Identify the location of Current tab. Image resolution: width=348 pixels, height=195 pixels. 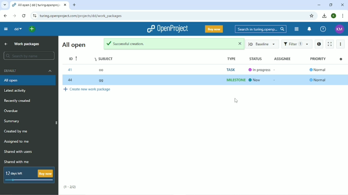
(40, 5).